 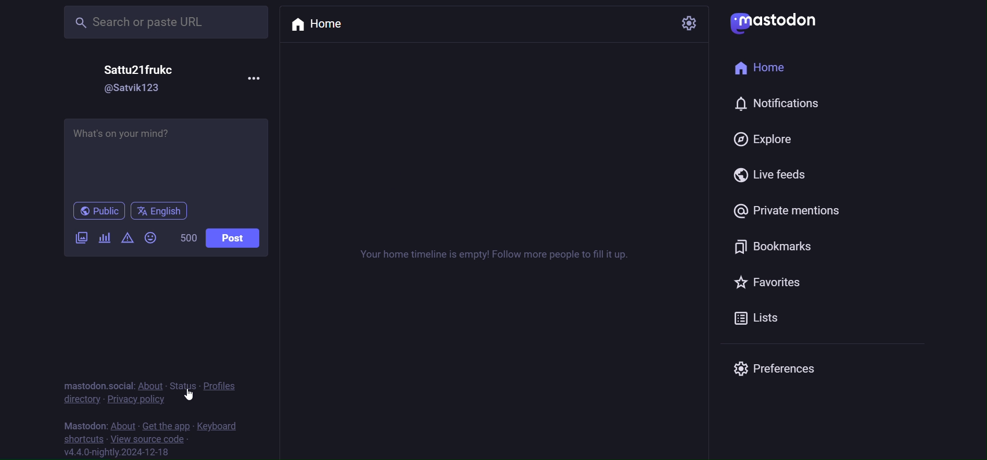 What do you see at coordinates (100, 212) in the screenshot?
I see `Public` at bounding box center [100, 212].